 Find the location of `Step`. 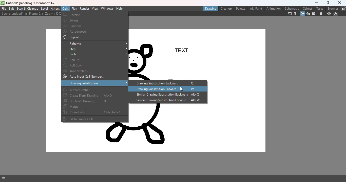

Step is located at coordinates (96, 49).